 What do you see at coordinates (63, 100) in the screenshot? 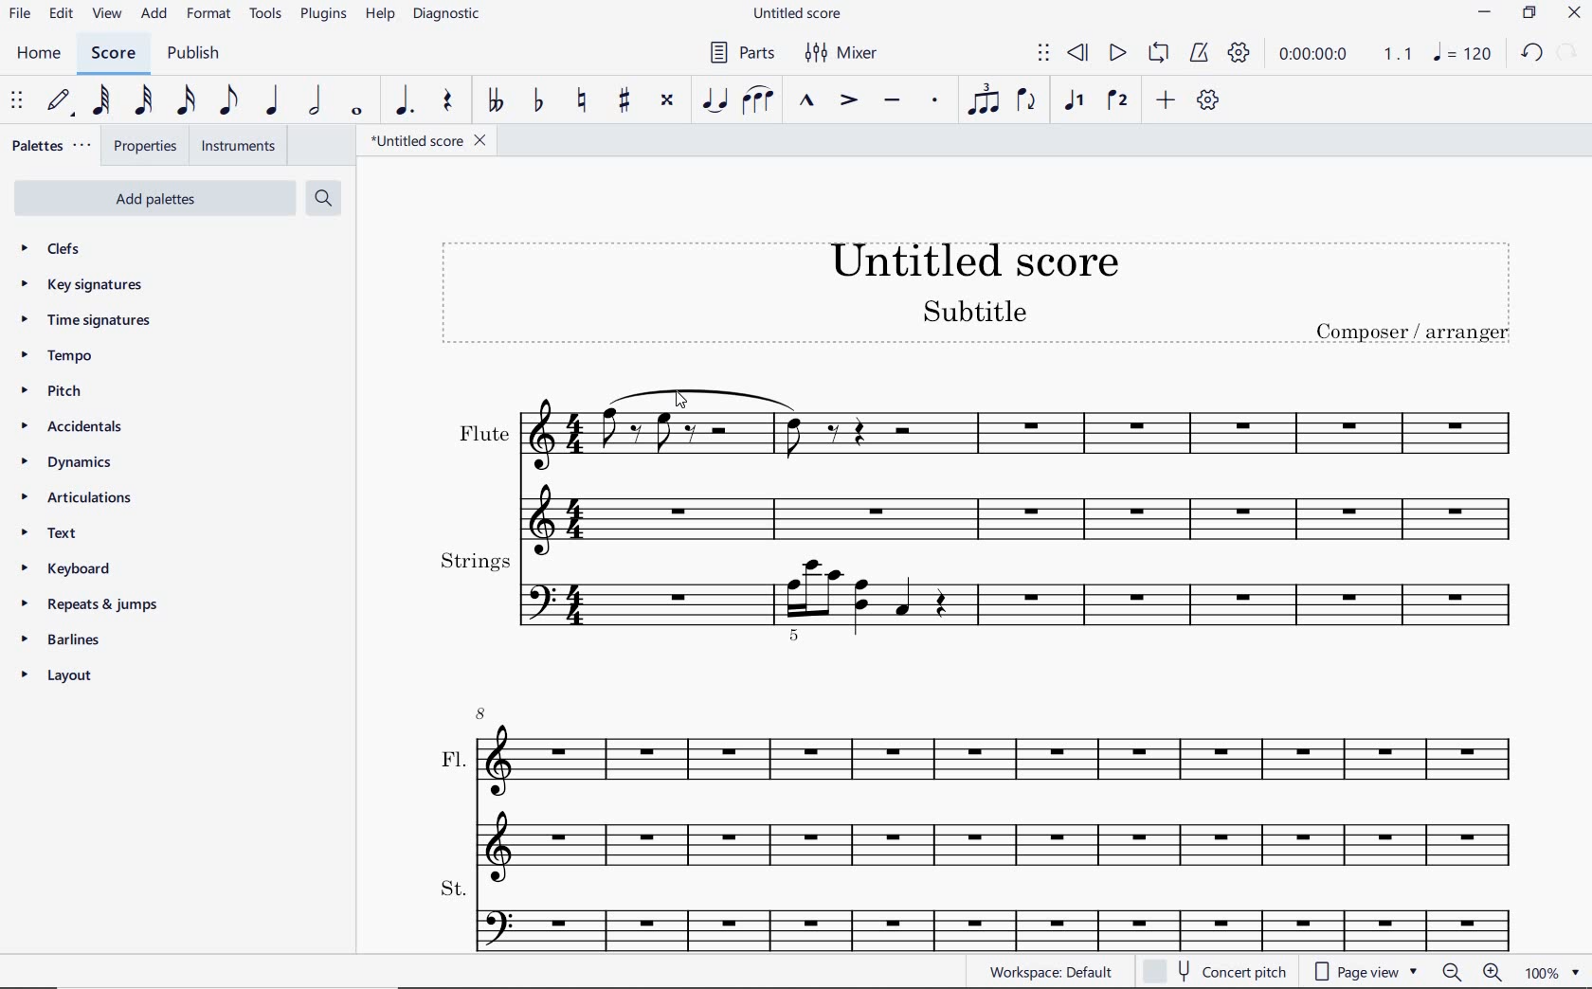
I see `DEFAULT (STEP TIME)` at bounding box center [63, 100].